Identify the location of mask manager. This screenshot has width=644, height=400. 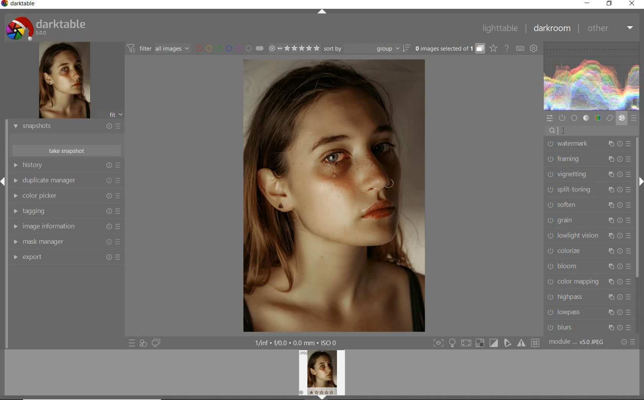
(68, 242).